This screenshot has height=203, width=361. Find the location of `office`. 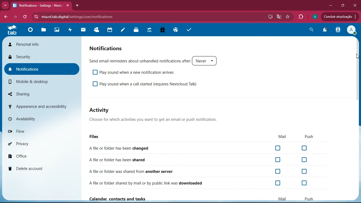

office is located at coordinates (44, 155).